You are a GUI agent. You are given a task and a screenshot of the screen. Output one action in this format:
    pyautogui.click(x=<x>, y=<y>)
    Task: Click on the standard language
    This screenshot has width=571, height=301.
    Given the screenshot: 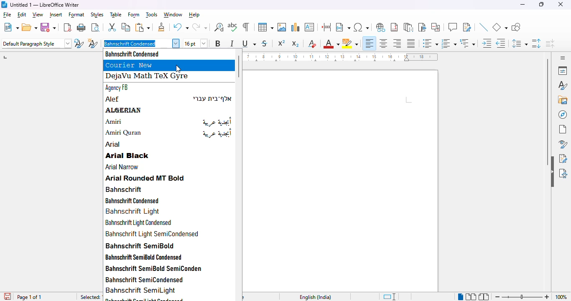 What is the action you would take?
    pyautogui.click(x=390, y=297)
    